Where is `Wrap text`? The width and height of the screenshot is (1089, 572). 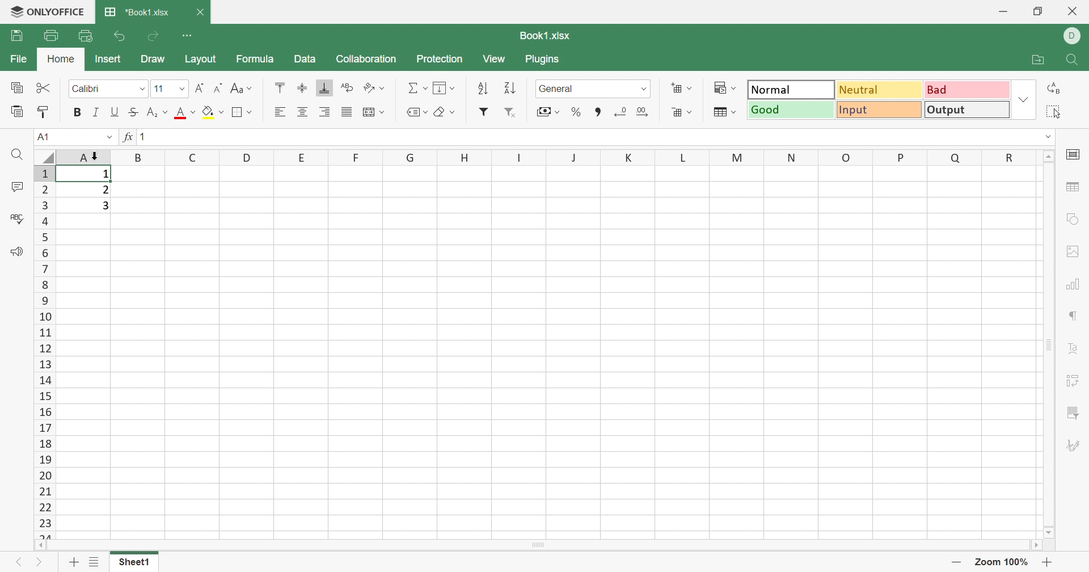 Wrap text is located at coordinates (372, 112).